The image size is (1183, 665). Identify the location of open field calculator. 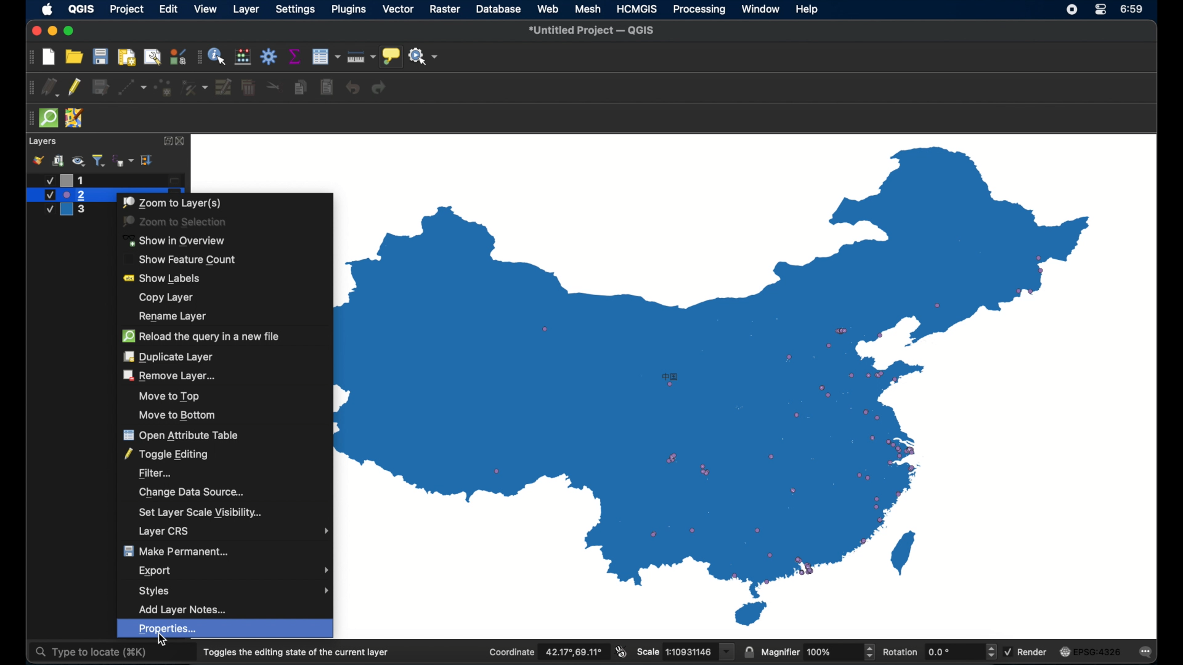
(243, 56).